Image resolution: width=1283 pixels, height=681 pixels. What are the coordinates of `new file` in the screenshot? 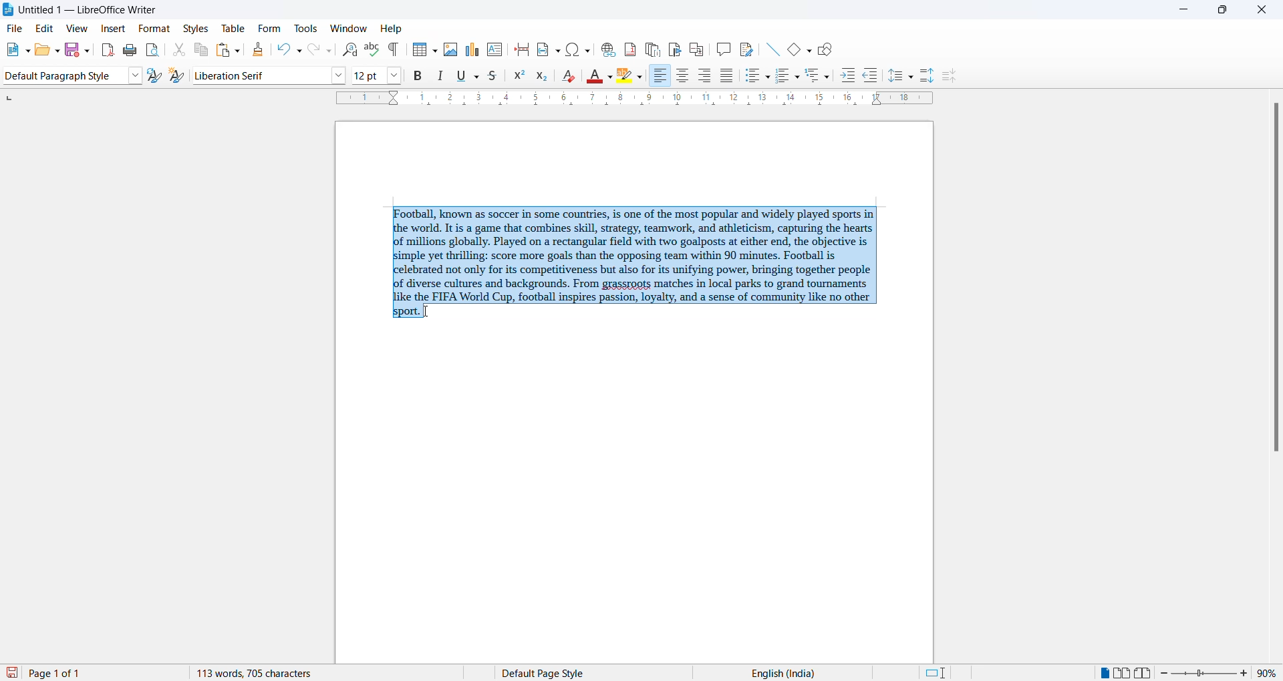 It's located at (9, 51).